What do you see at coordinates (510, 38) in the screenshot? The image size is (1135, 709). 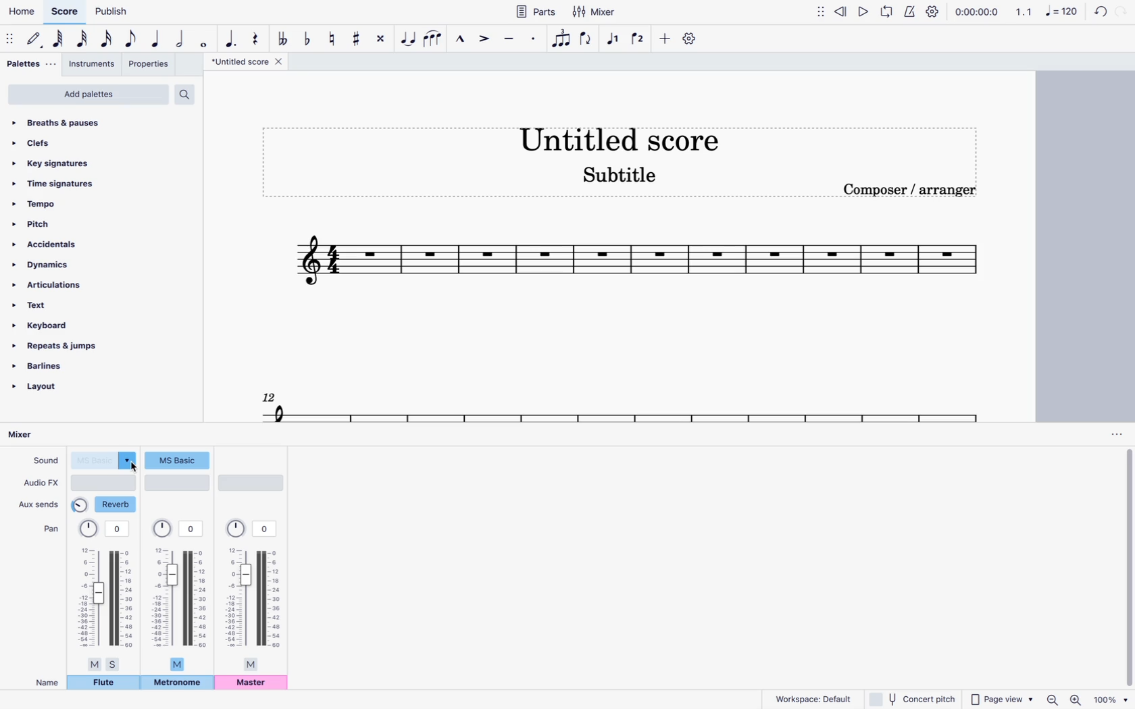 I see `tenuto` at bounding box center [510, 38].